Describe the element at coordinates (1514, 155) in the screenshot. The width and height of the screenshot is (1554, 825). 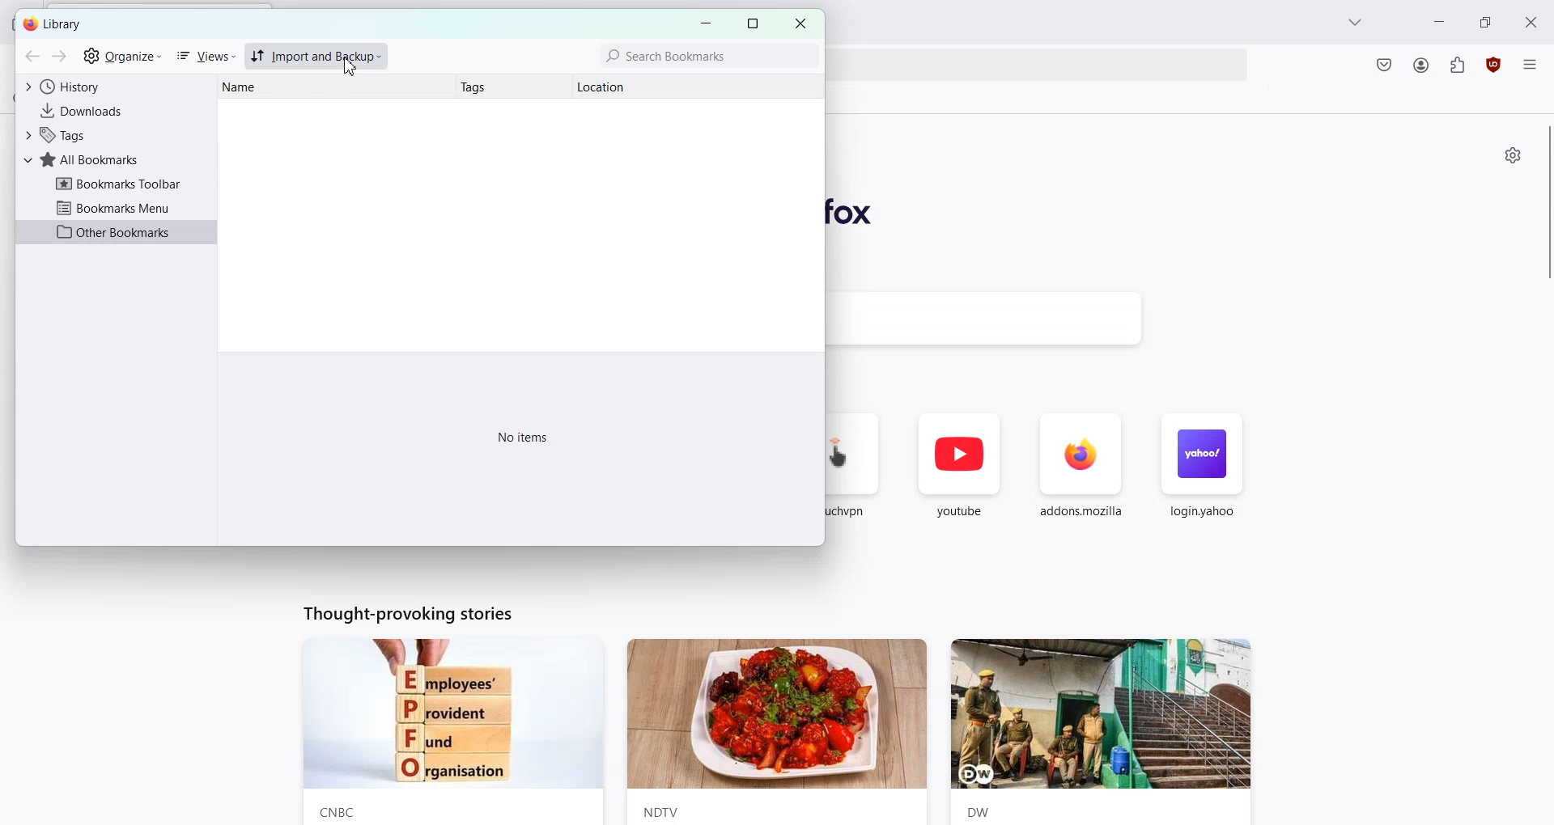
I see `Personalize new Tab` at that location.